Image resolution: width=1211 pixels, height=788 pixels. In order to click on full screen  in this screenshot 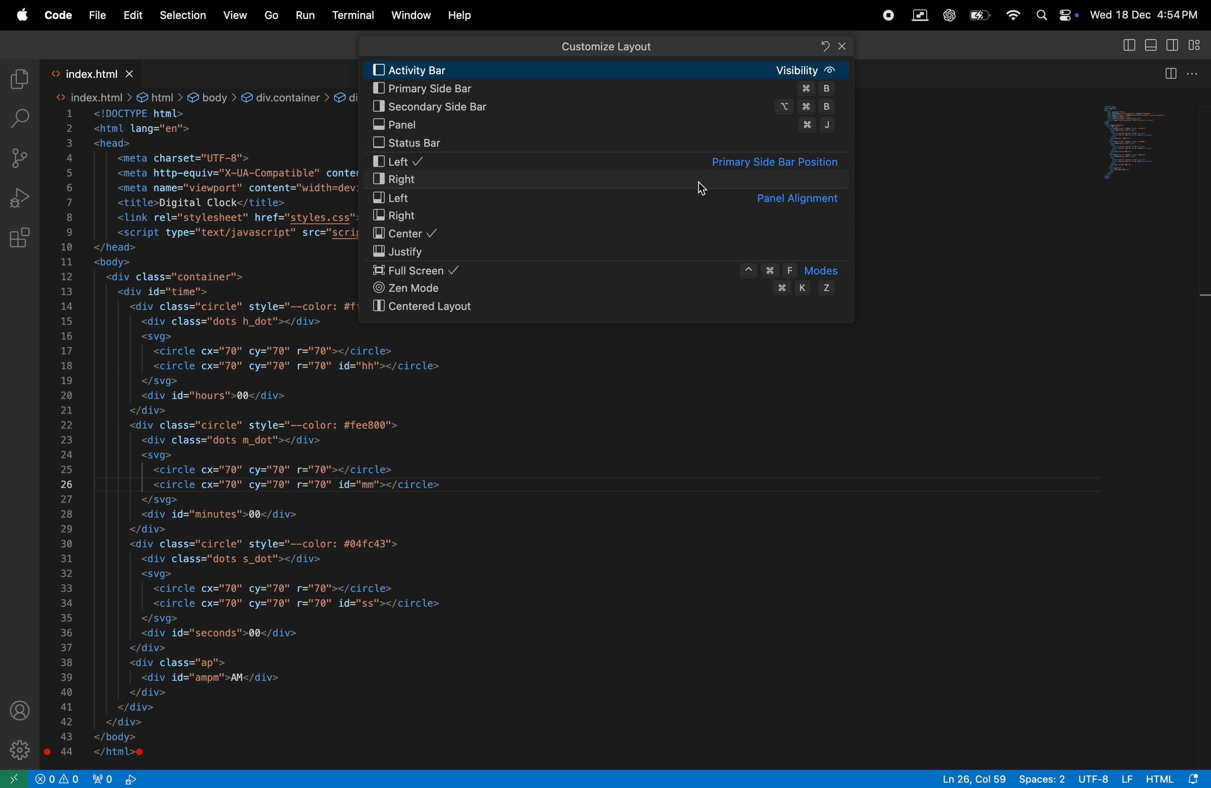, I will do `click(609, 271)`.